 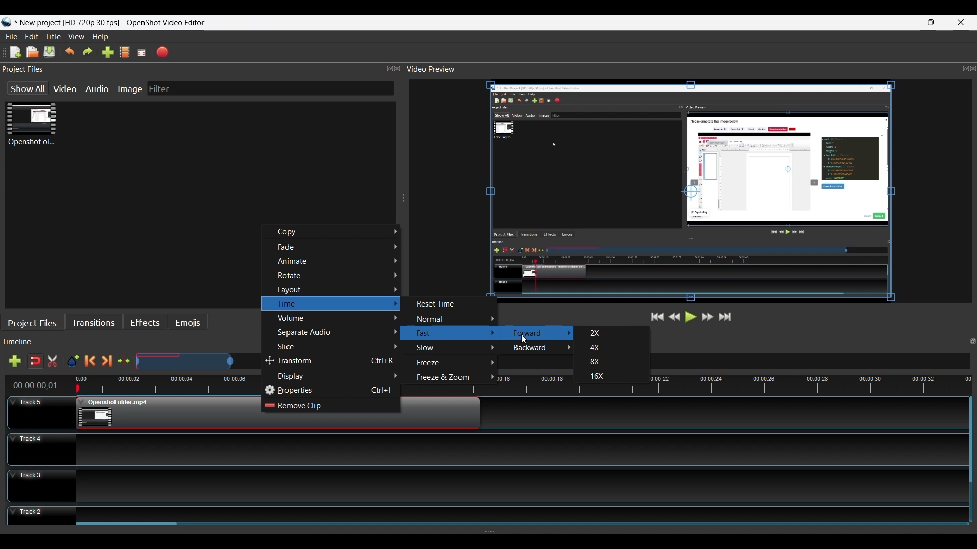 What do you see at coordinates (655, 317) in the screenshot?
I see `Jump to Start` at bounding box center [655, 317].